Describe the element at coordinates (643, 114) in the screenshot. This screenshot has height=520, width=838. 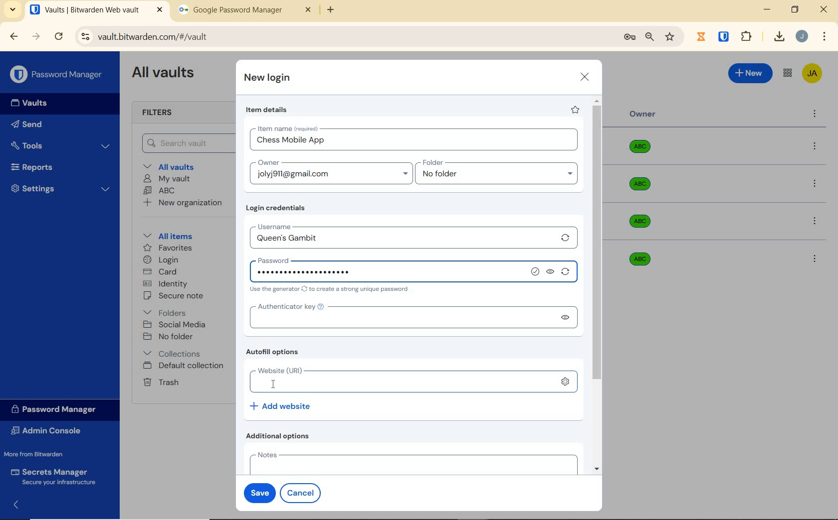
I see `Owner` at that location.